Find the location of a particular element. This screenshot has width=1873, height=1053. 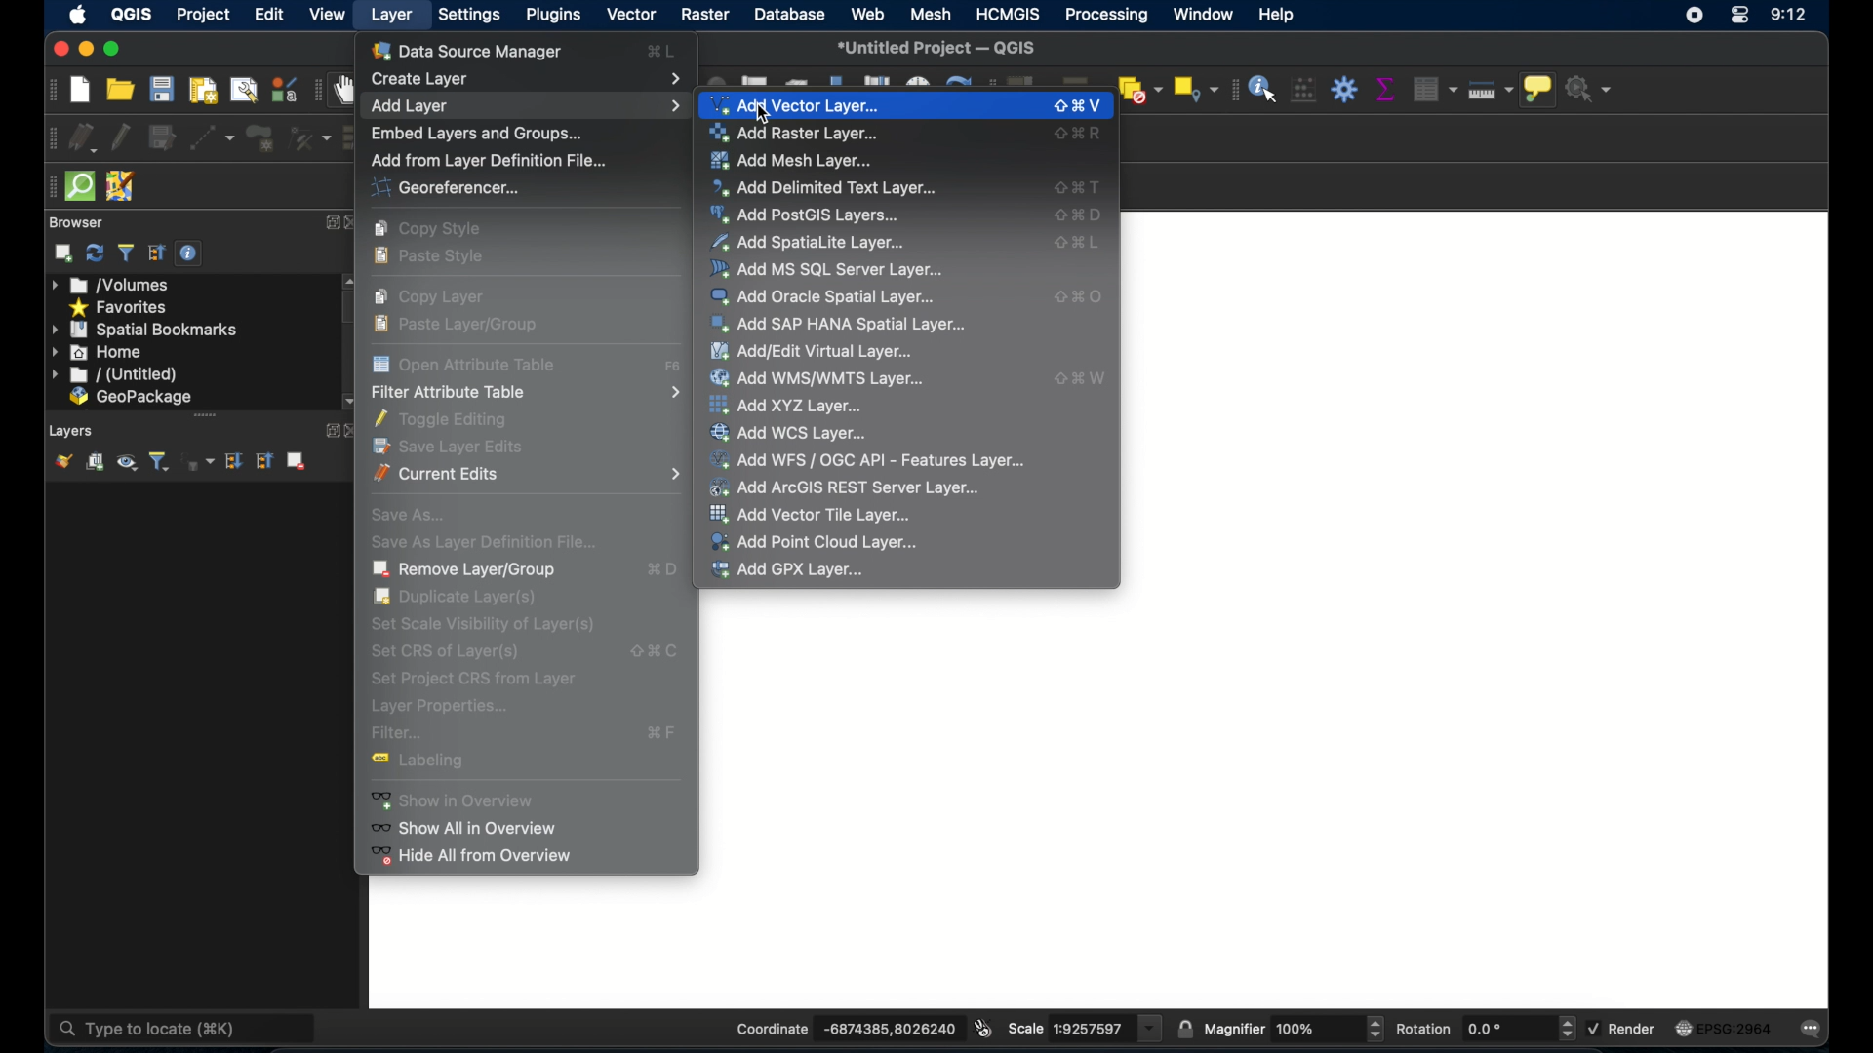

plugins is located at coordinates (553, 14).